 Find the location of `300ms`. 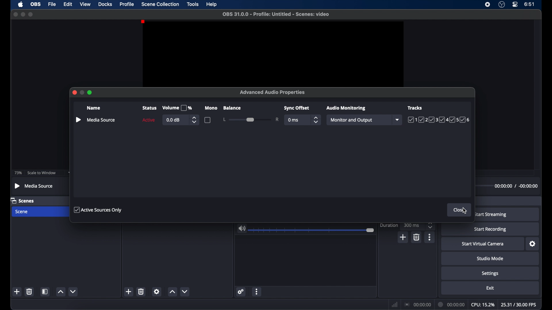

300ms is located at coordinates (412, 225).